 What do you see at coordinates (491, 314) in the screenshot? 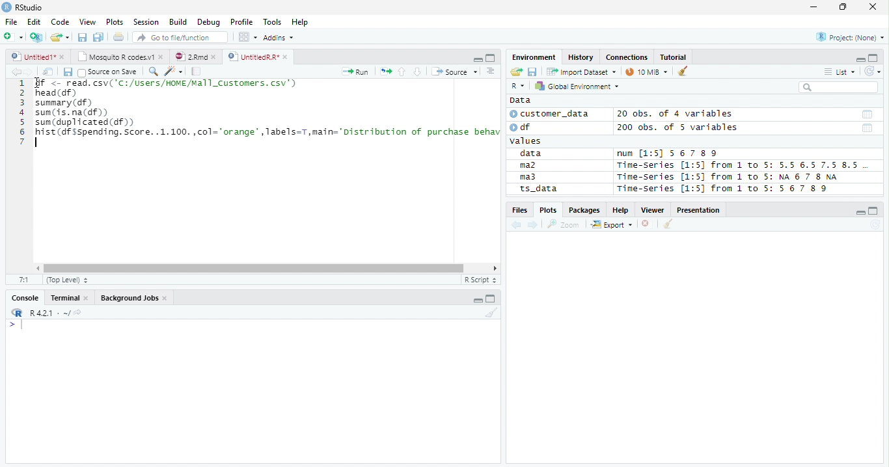
I see `Clean` at bounding box center [491, 314].